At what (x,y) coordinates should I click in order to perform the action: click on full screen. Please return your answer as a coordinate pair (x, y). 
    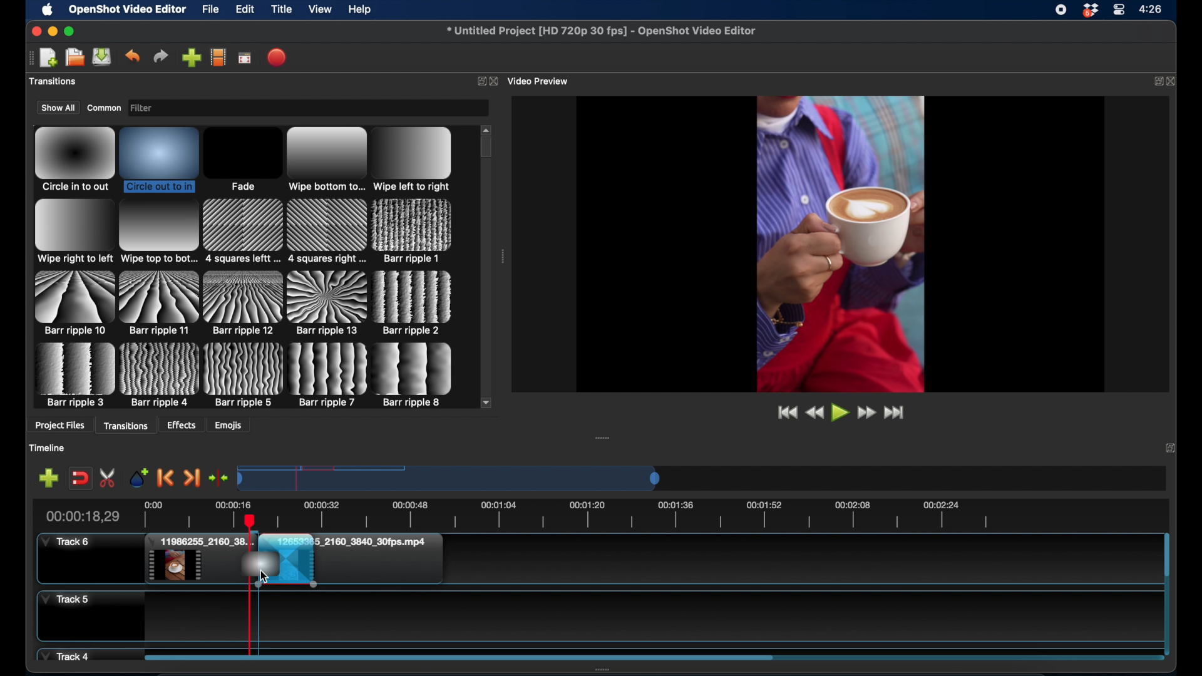
    Looking at the image, I should click on (245, 57).